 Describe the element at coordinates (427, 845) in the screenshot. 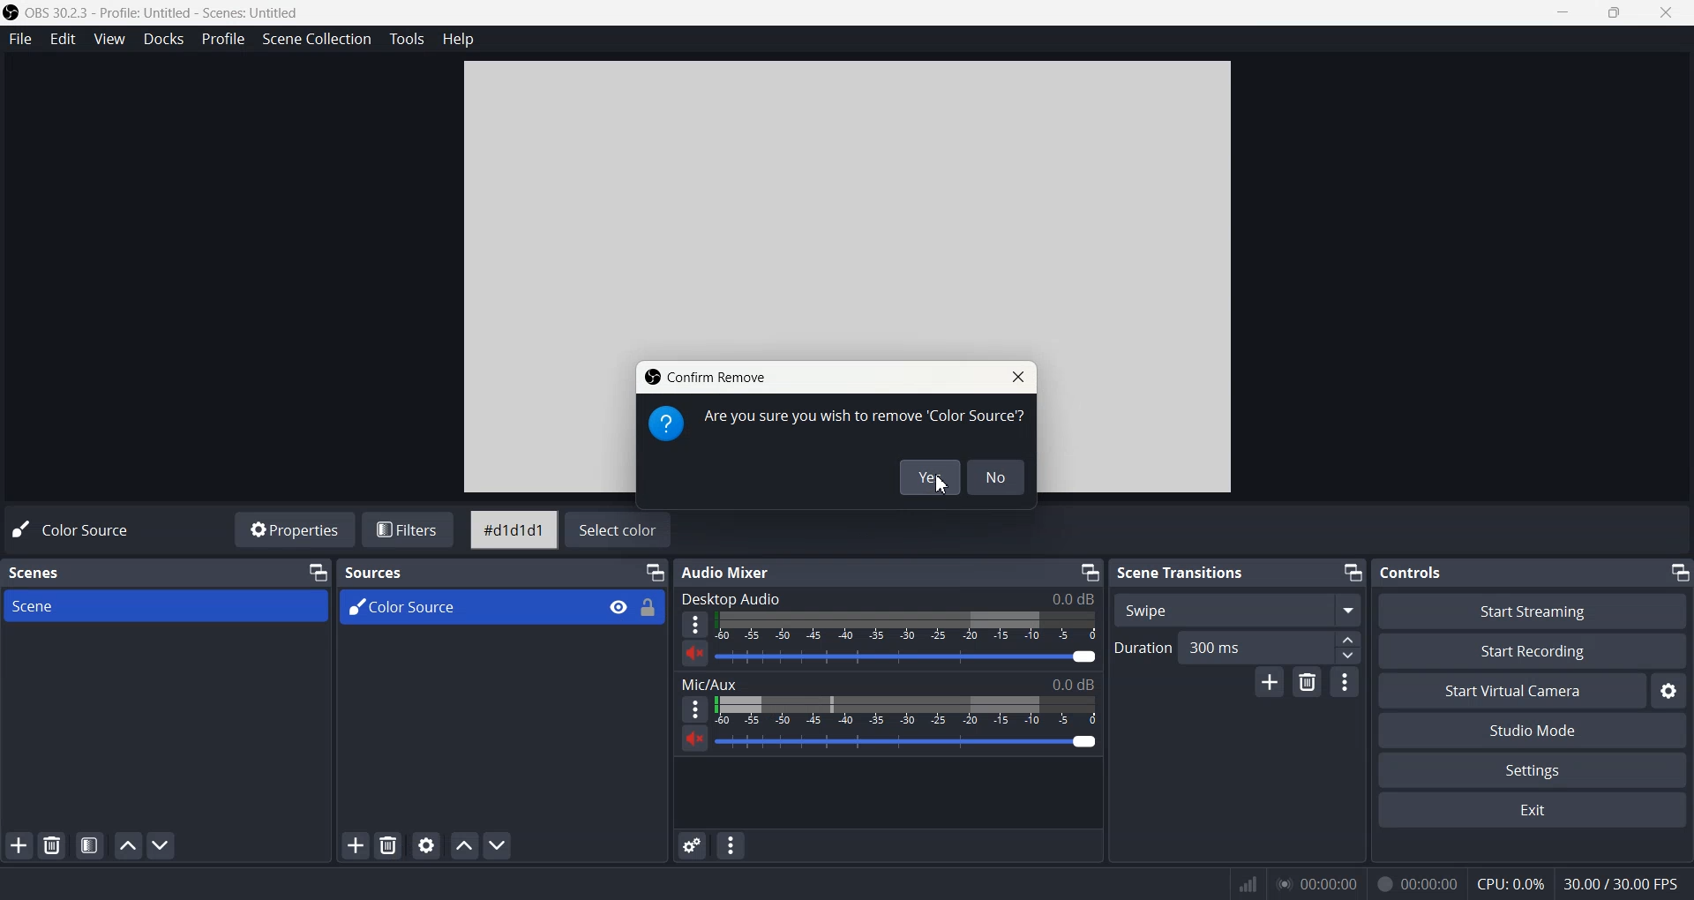

I see `Open source Properties` at that location.